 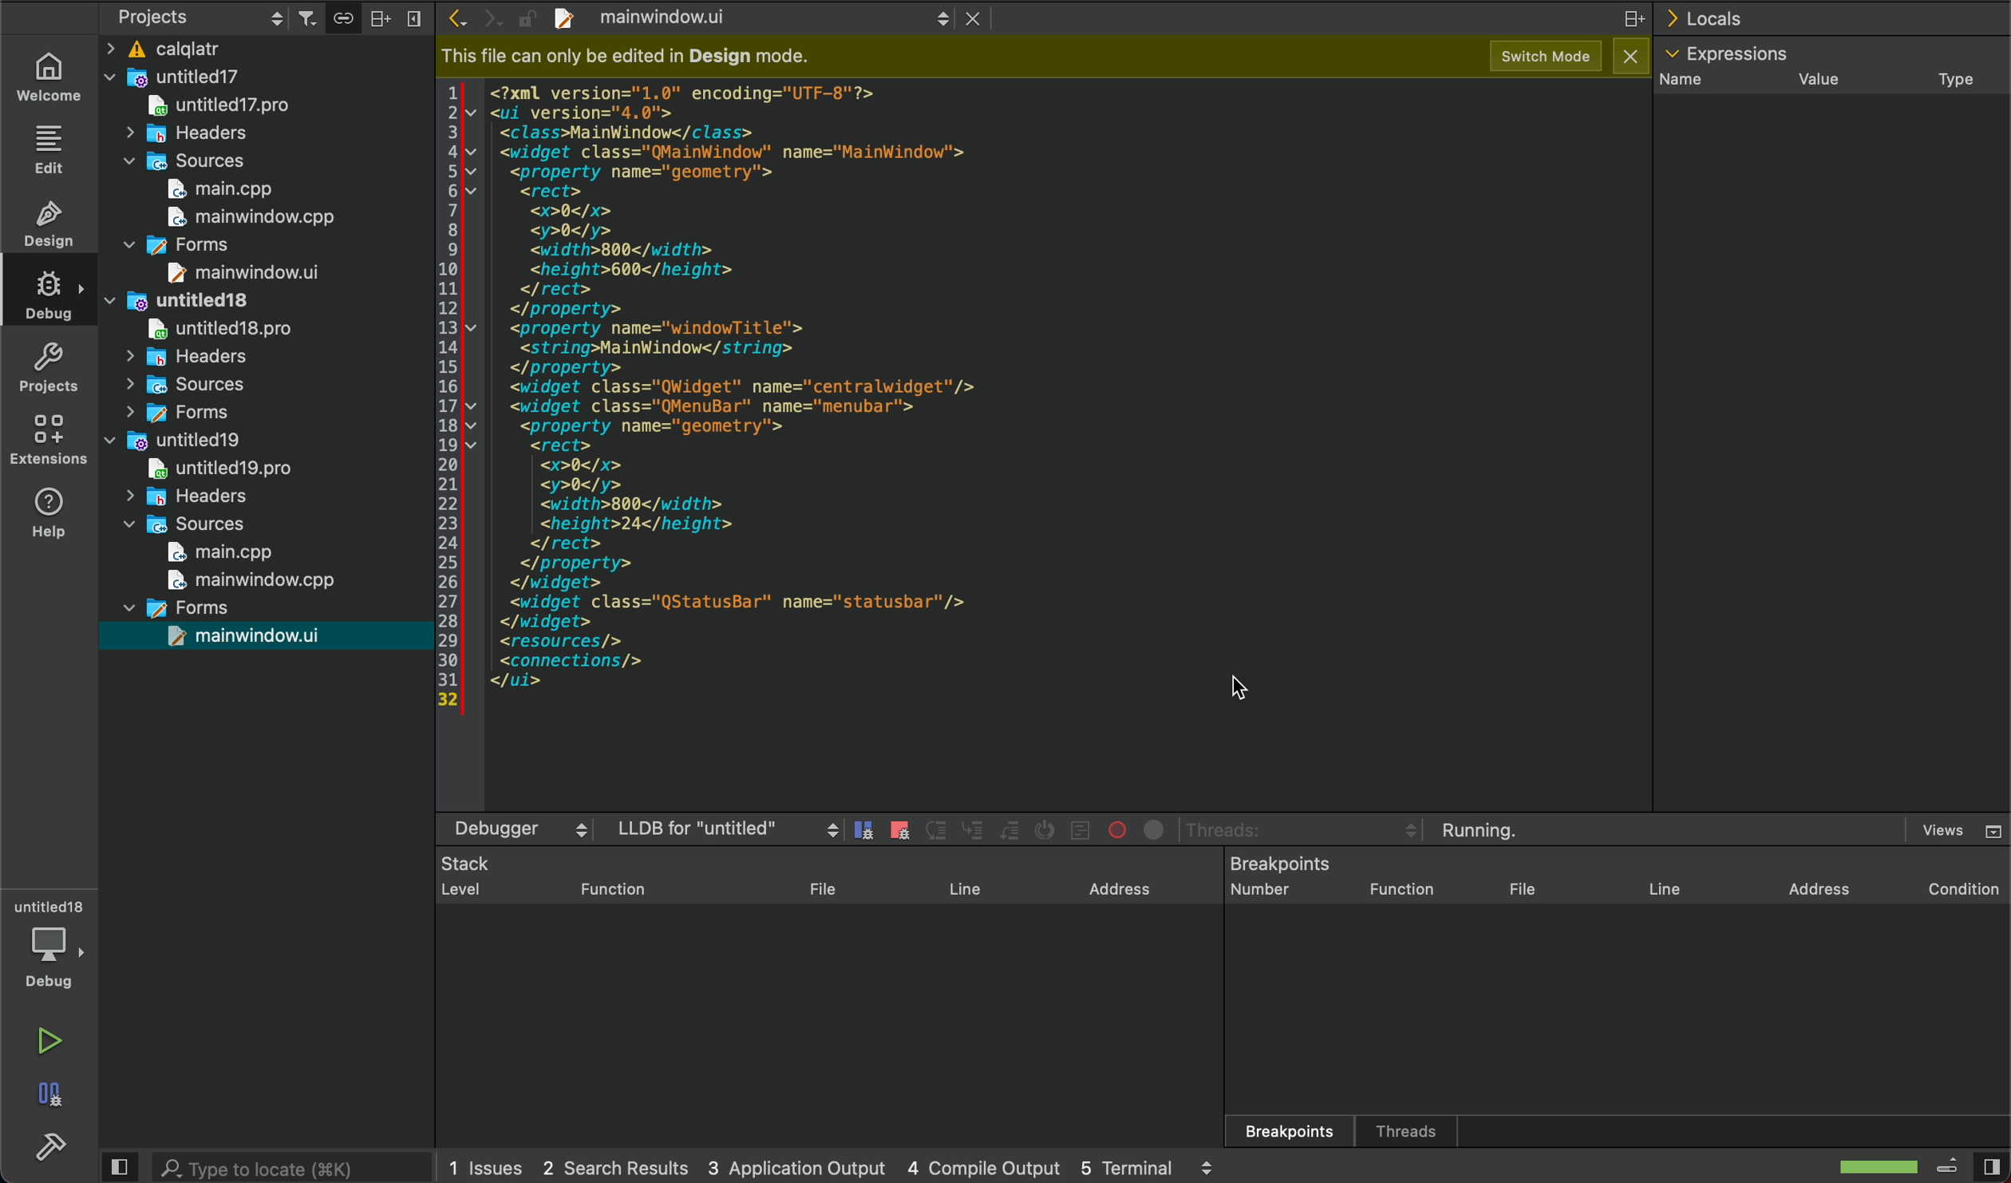 I want to click on File, so click(x=1526, y=886).